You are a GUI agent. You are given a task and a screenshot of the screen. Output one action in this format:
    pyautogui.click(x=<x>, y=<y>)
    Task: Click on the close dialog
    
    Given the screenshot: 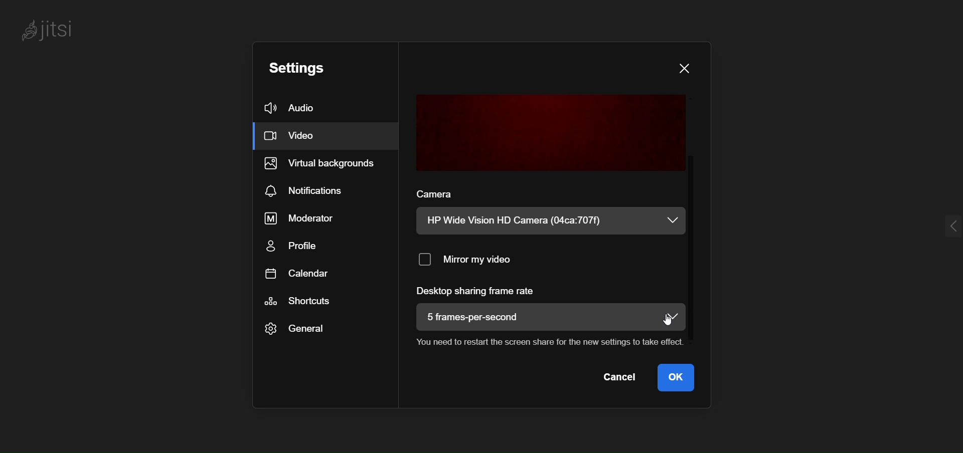 What is the action you would take?
    pyautogui.click(x=687, y=68)
    